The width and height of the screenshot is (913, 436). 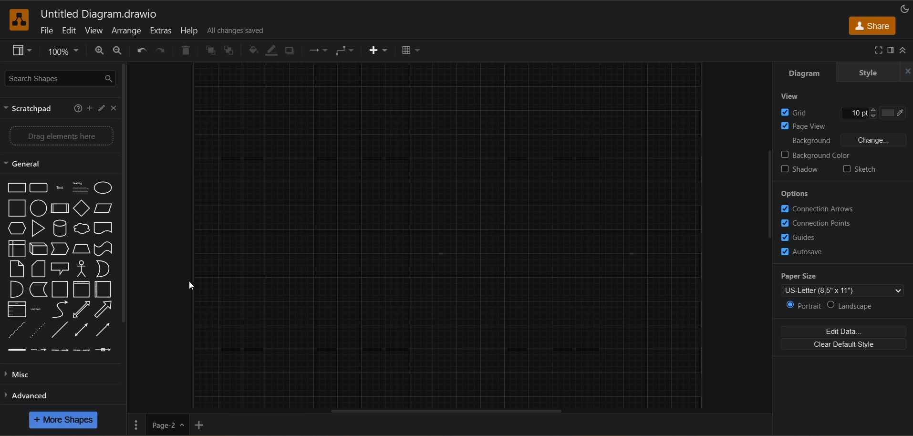 I want to click on search shapes, so click(x=61, y=79).